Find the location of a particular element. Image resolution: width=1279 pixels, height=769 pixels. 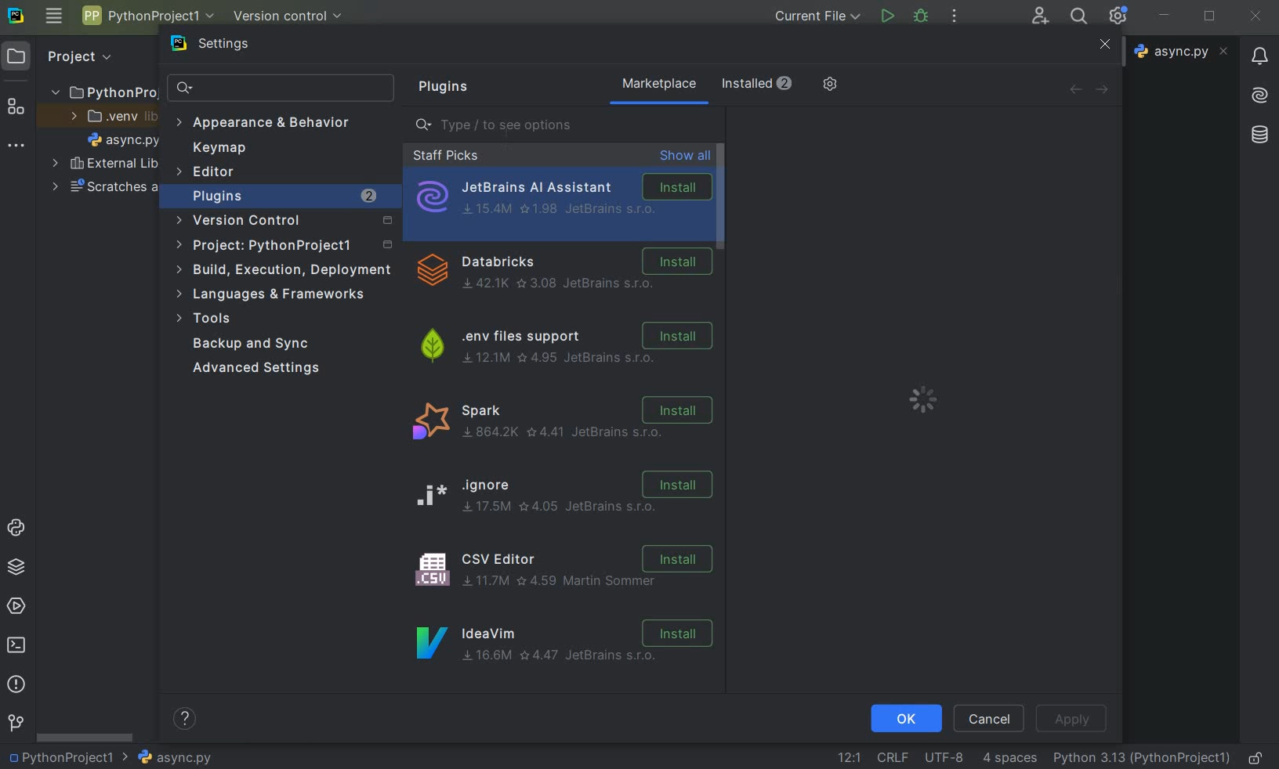

staff picks is located at coordinates (447, 157).